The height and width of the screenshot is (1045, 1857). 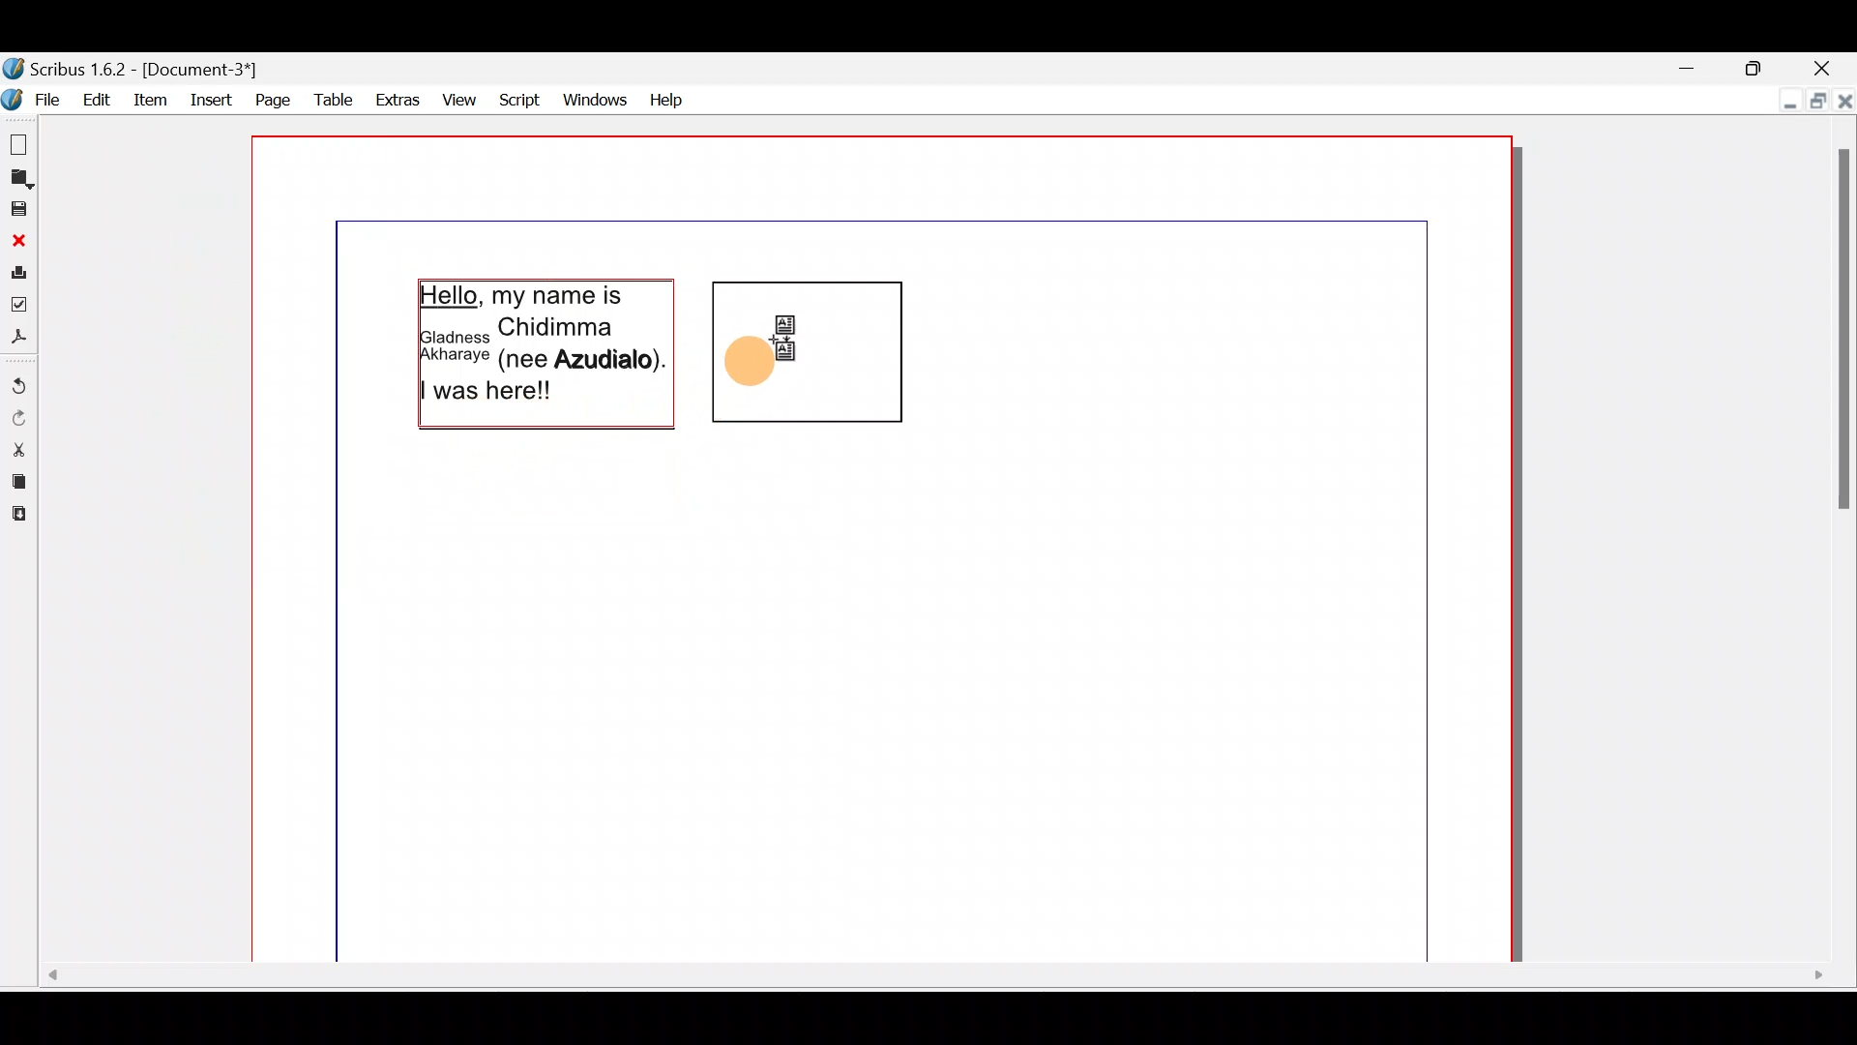 I want to click on Minimise, so click(x=1785, y=97).